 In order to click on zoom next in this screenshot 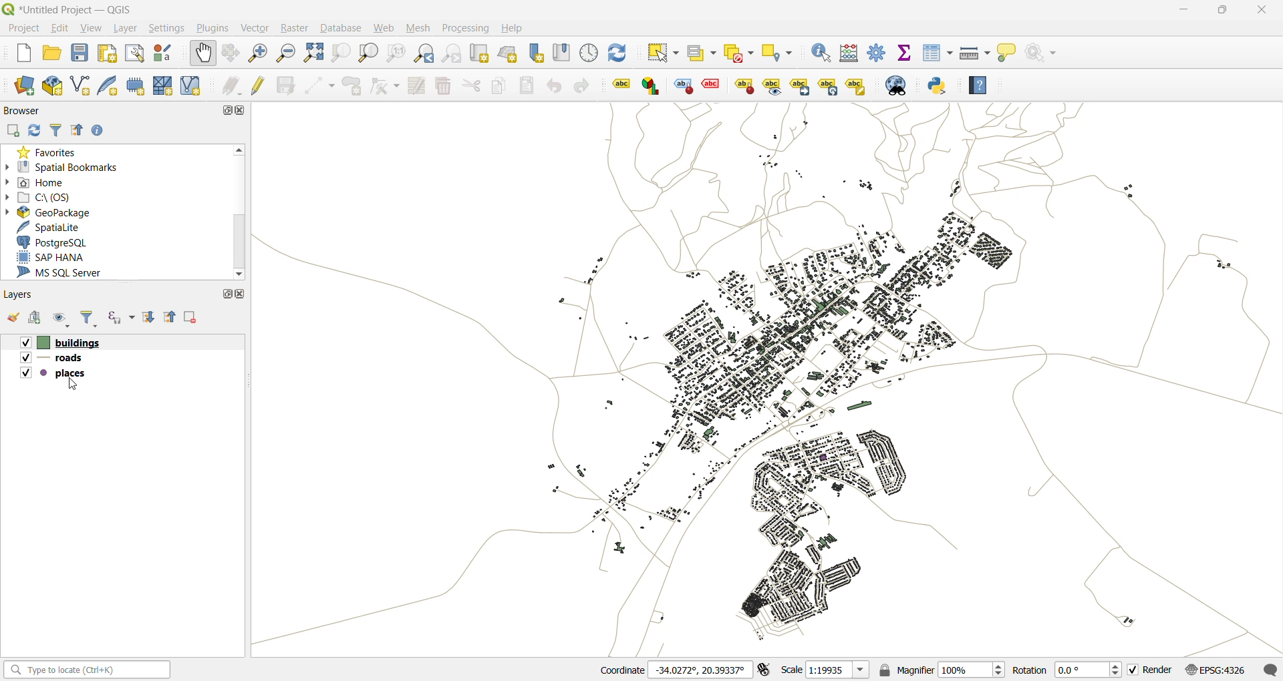, I will do `click(452, 54)`.